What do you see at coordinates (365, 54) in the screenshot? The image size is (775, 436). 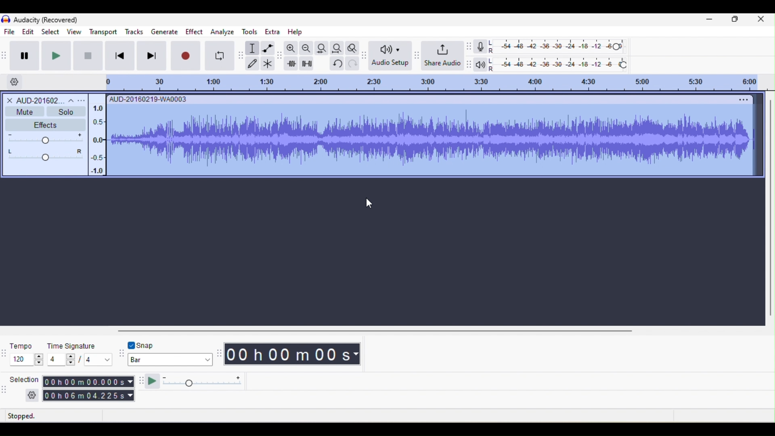 I see `audacity audio setup` at bounding box center [365, 54].